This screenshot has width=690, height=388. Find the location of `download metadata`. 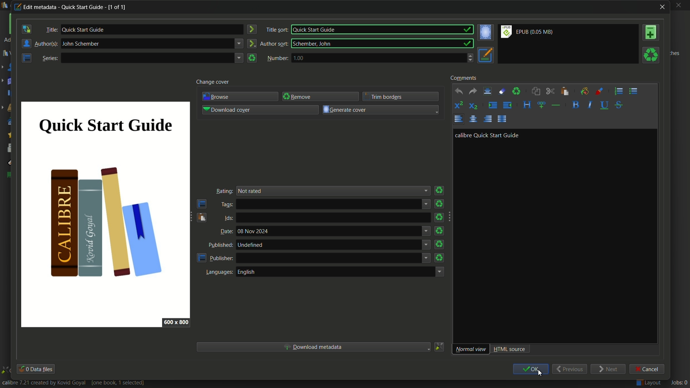

download metadata is located at coordinates (312, 348).